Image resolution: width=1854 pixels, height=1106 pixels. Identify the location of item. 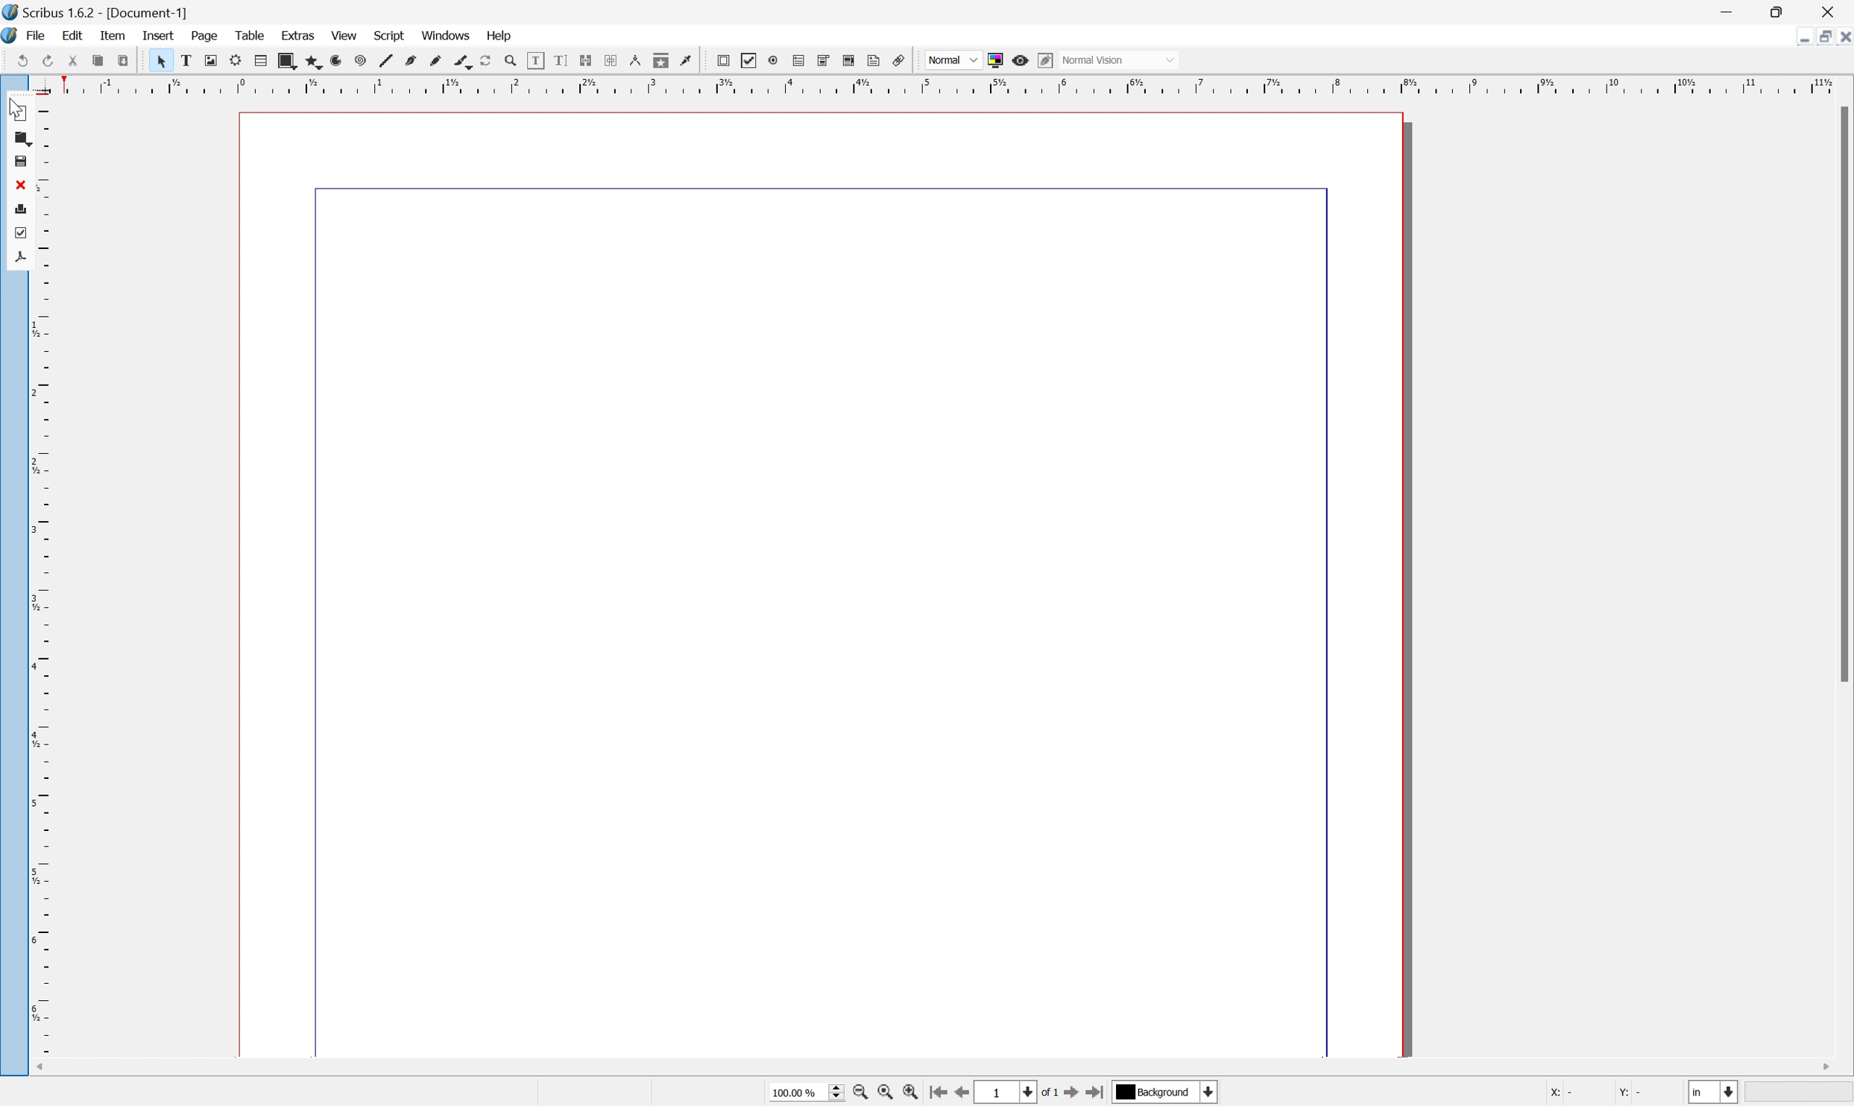
(114, 37).